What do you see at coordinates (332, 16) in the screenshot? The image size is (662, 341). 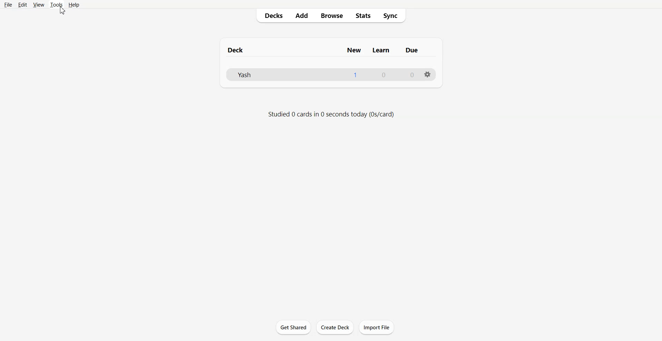 I see `Browse` at bounding box center [332, 16].